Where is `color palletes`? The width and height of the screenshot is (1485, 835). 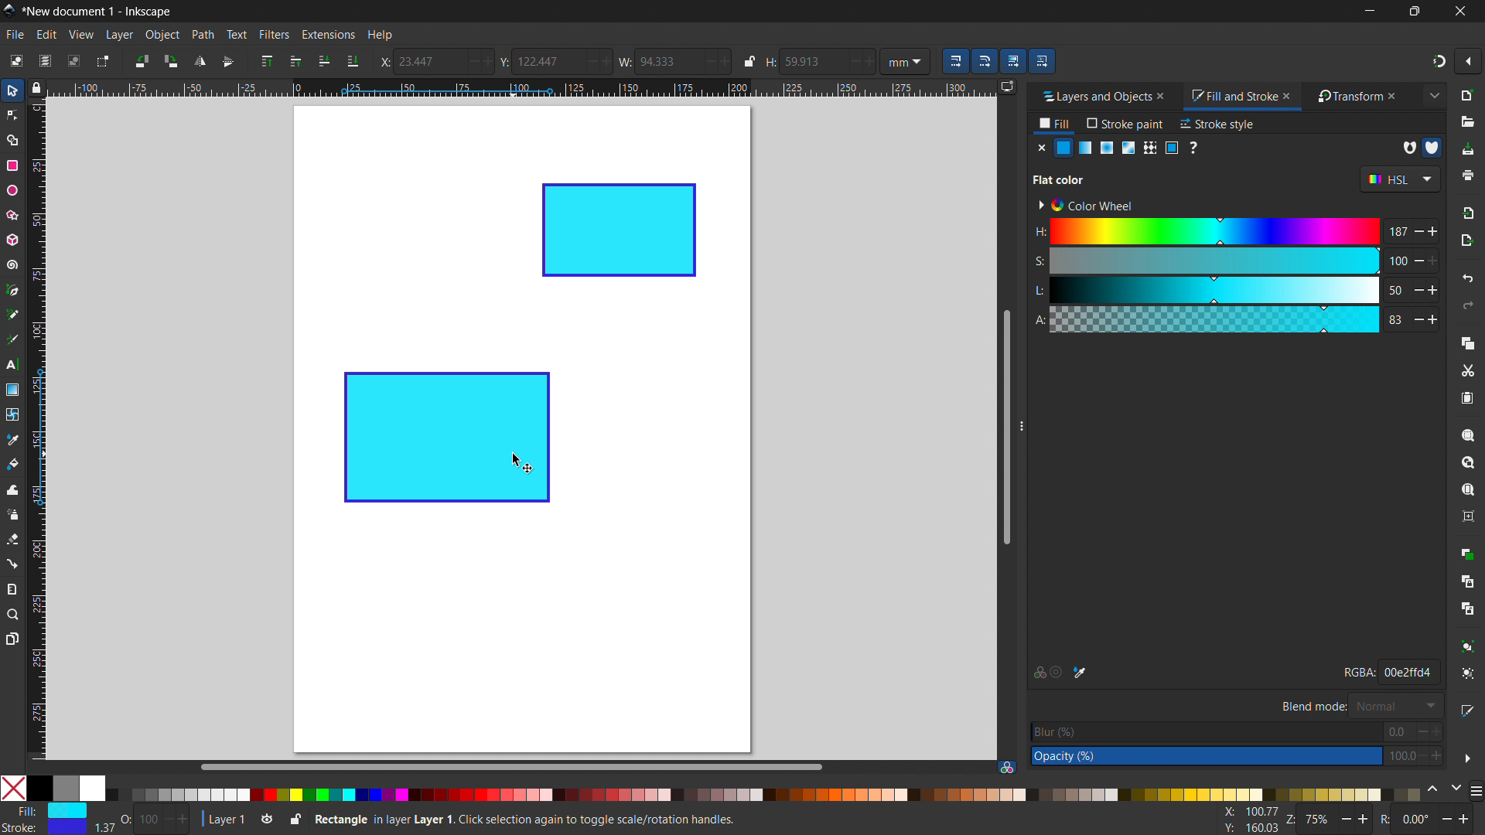
color palletes is located at coordinates (763, 794).